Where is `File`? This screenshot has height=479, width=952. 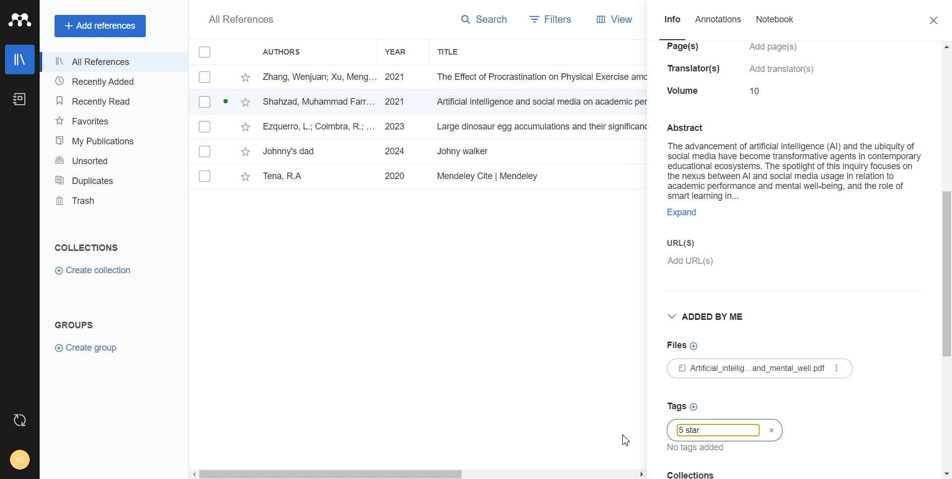
File is located at coordinates (419, 102).